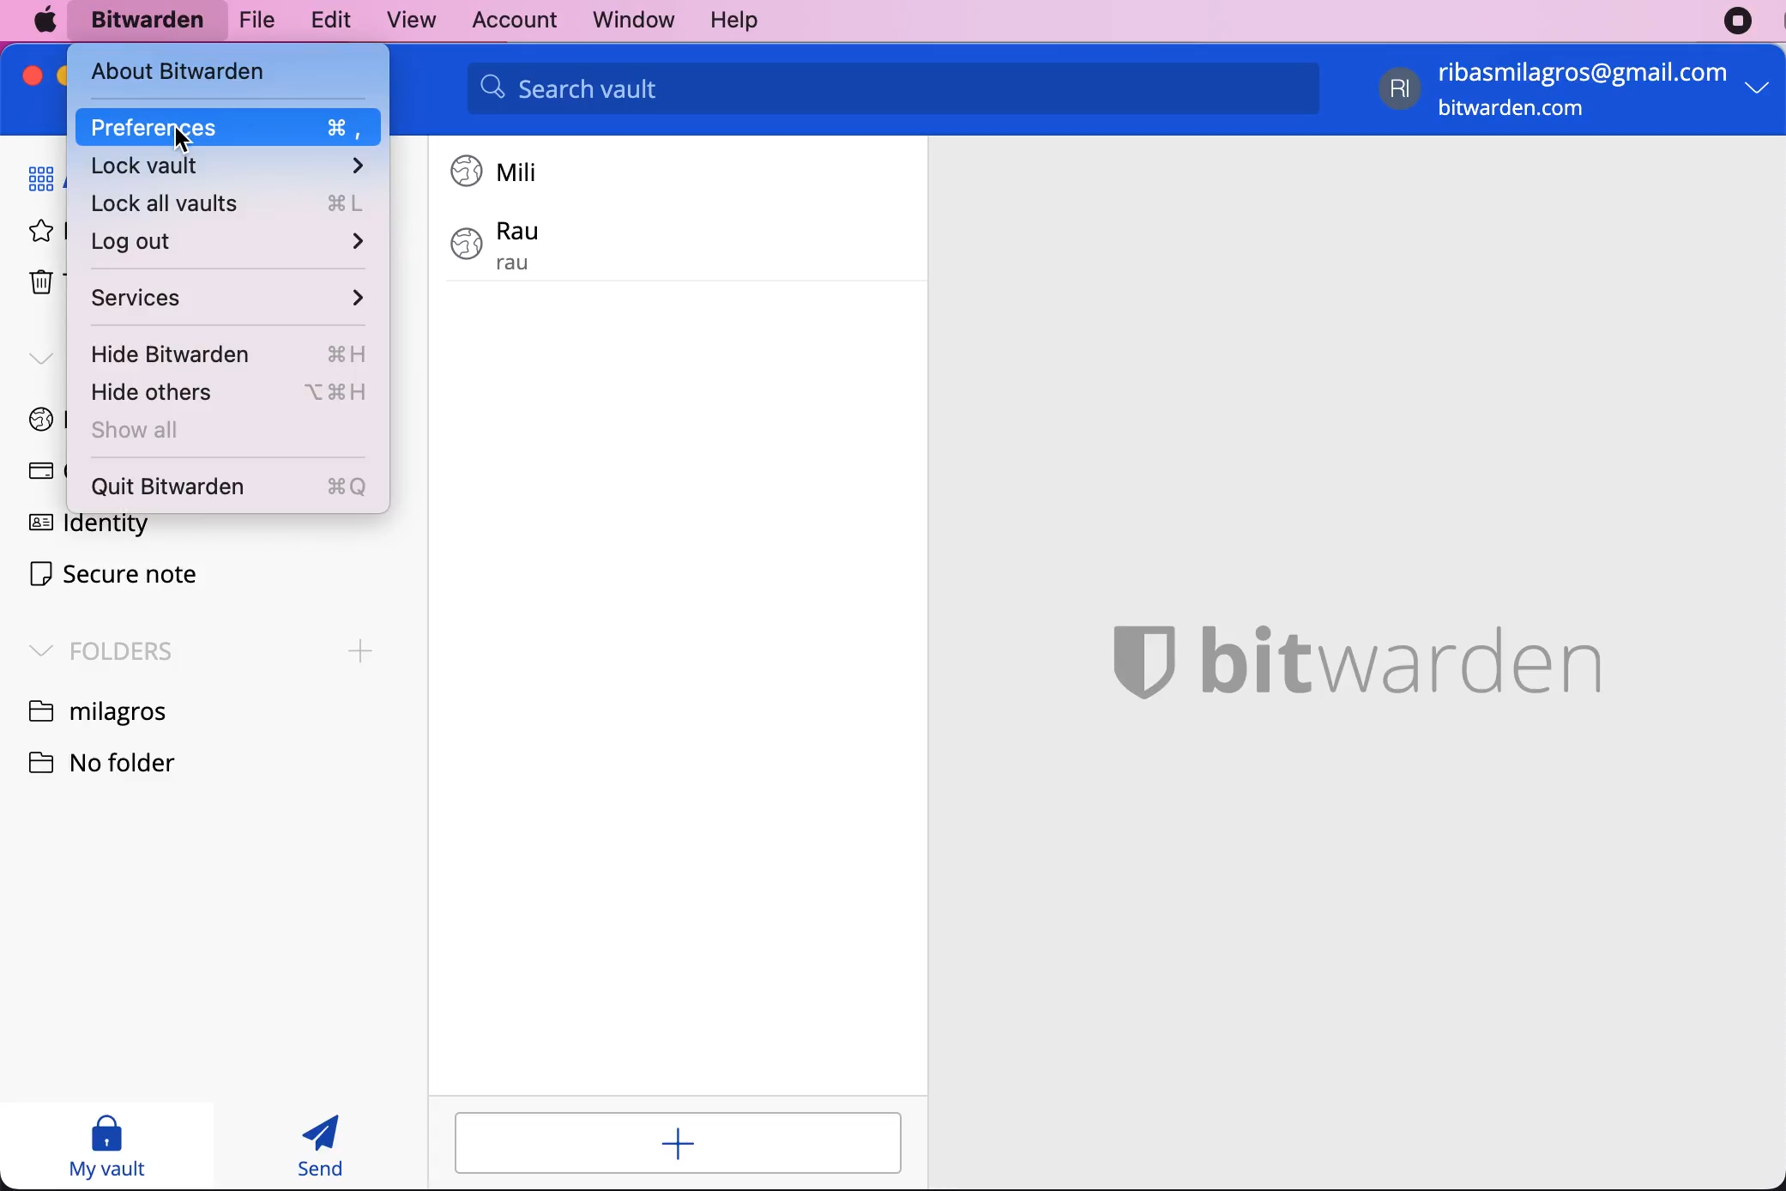 This screenshot has width=1786, height=1191. I want to click on card, so click(36, 474).